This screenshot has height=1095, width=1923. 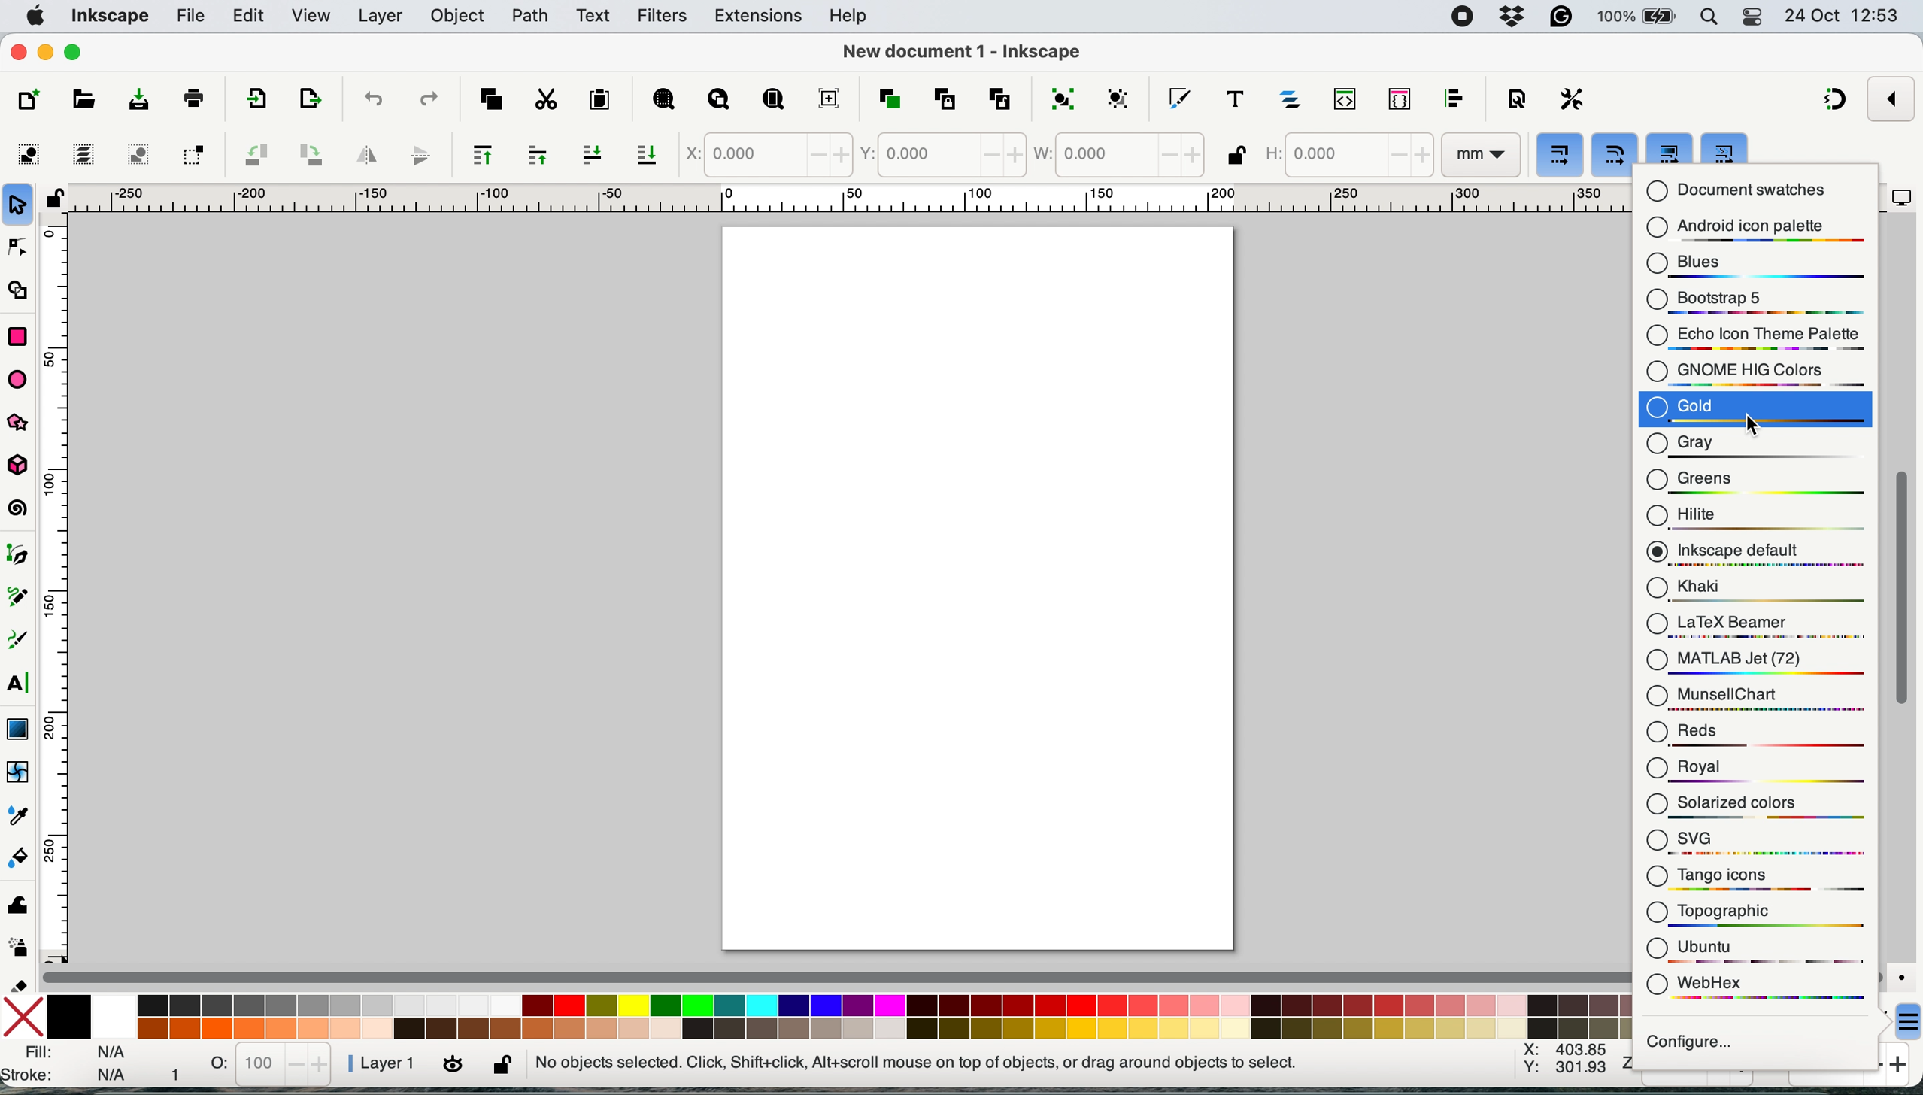 What do you see at coordinates (1759, 803) in the screenshot?
I see `solarized colors` at bounding box center [1759, 803].